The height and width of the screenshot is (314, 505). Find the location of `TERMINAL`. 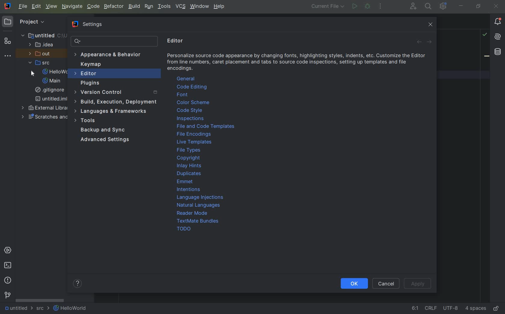

TERMINAL is located at coordinates (7, 266).